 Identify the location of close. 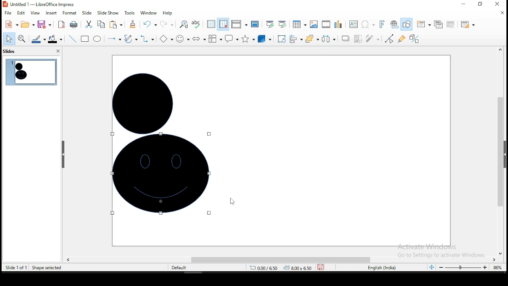
(500, 13).